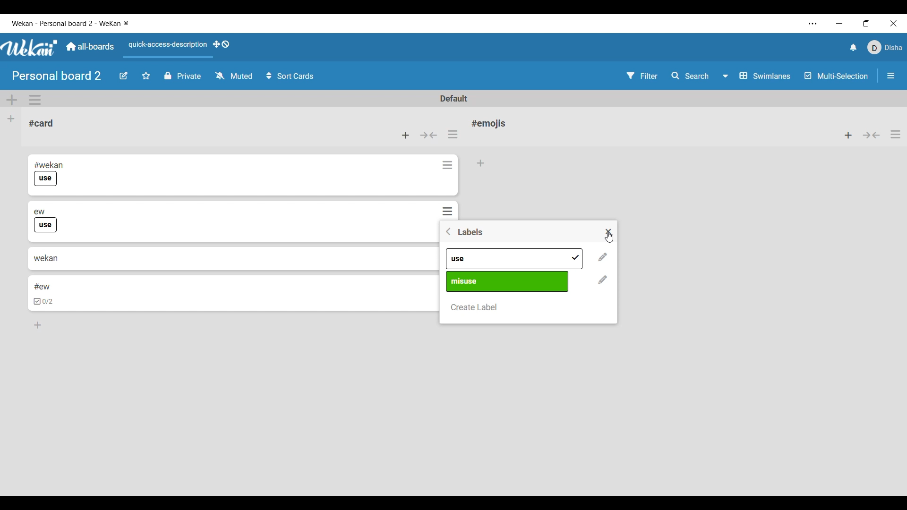  What do you see at coordinates (166, 45) in the screenshot?
I see `Quick access description` at bounding box center [166, 45].